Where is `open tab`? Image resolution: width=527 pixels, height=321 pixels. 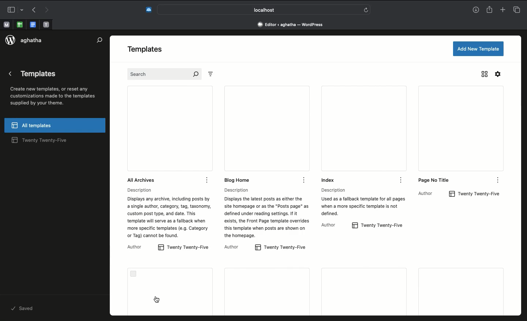 open tab is located at coordinates (46, 25).